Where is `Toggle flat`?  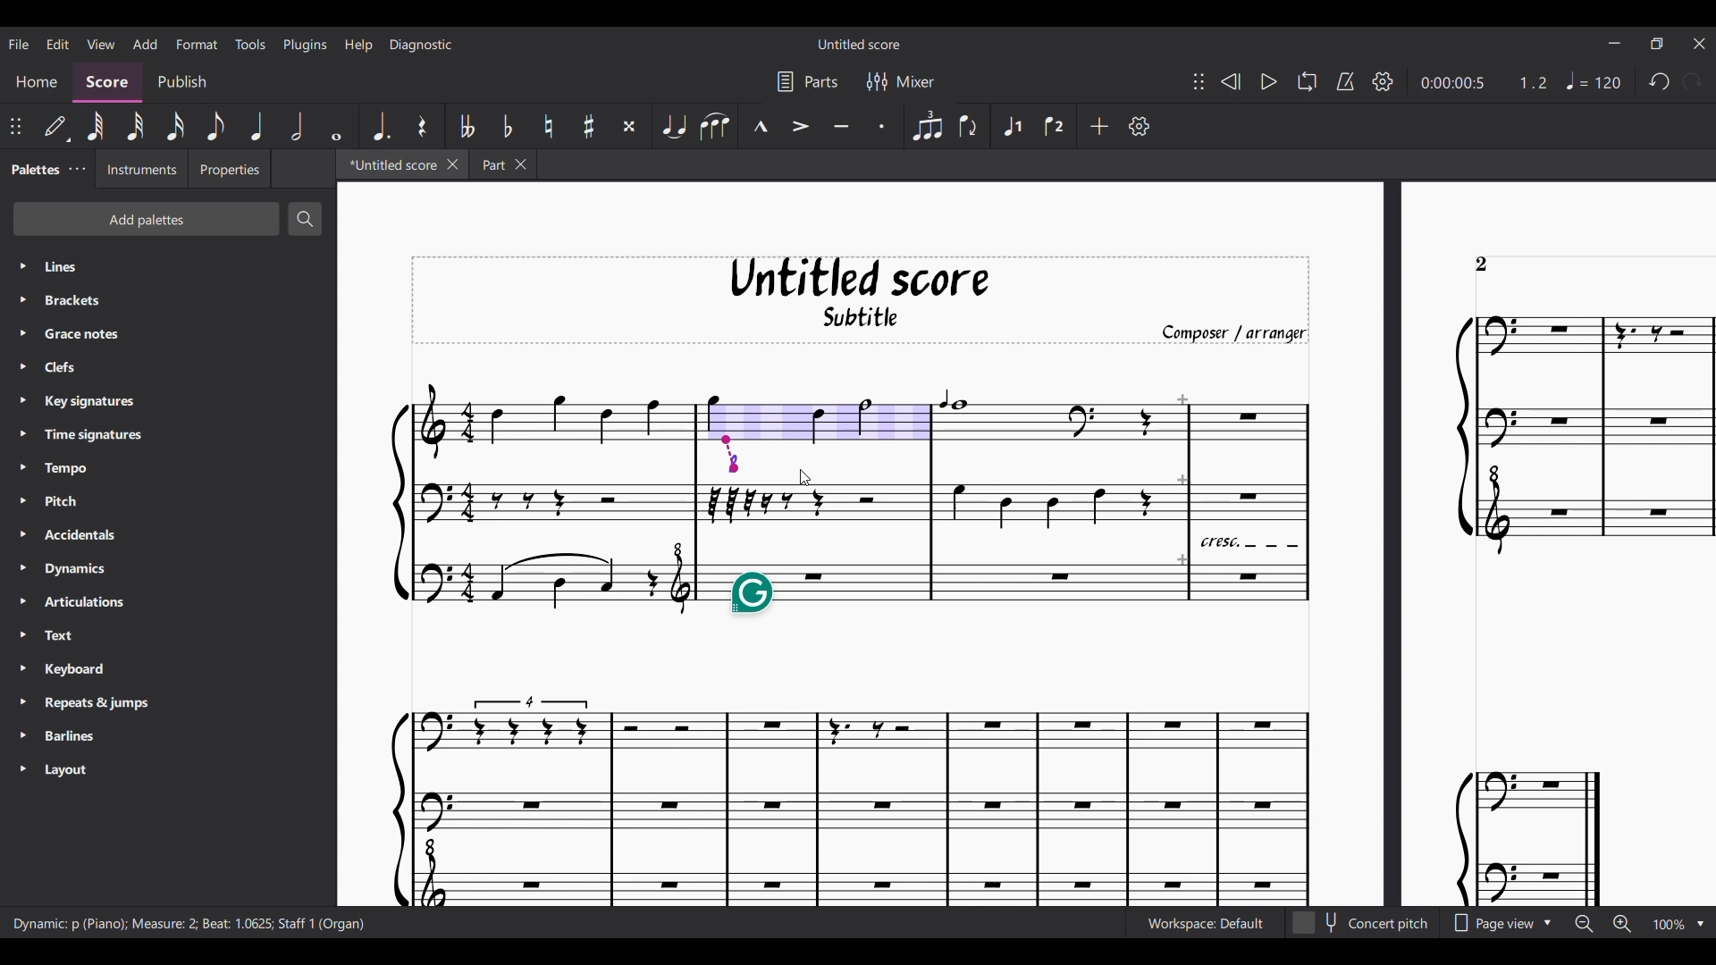 Toggle flat is located at coordinates (508, 125).